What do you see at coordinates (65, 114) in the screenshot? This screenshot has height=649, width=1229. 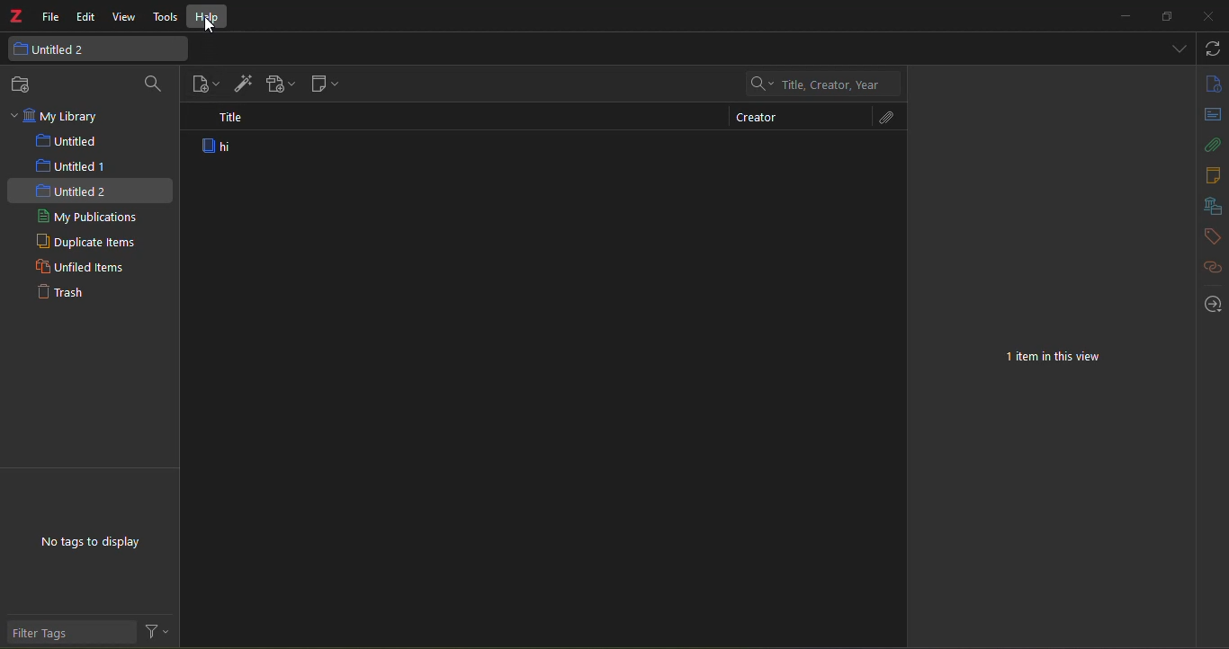 I see `my library` at bounding box center [65, 114].